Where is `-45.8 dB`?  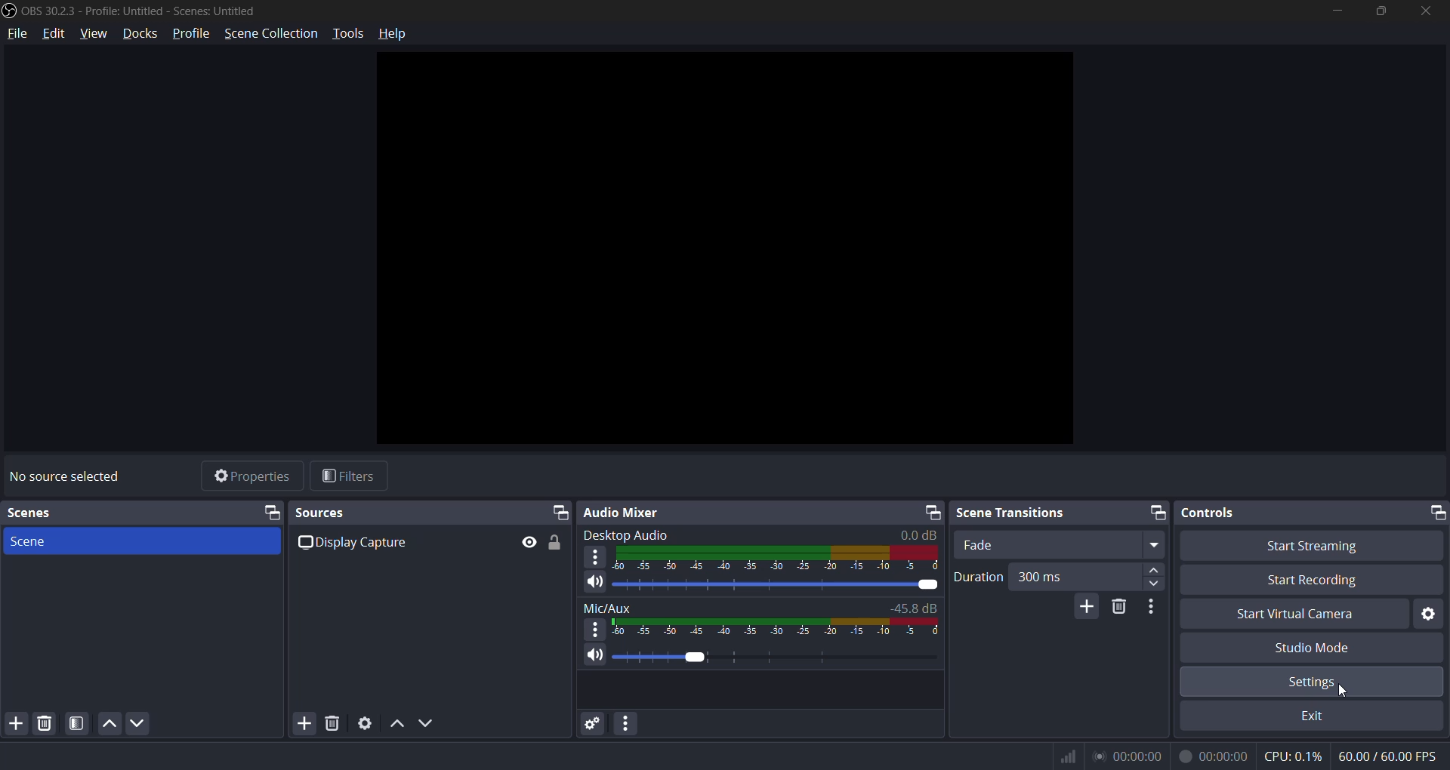 -45.8 dB is located at coordinates (912, 608).